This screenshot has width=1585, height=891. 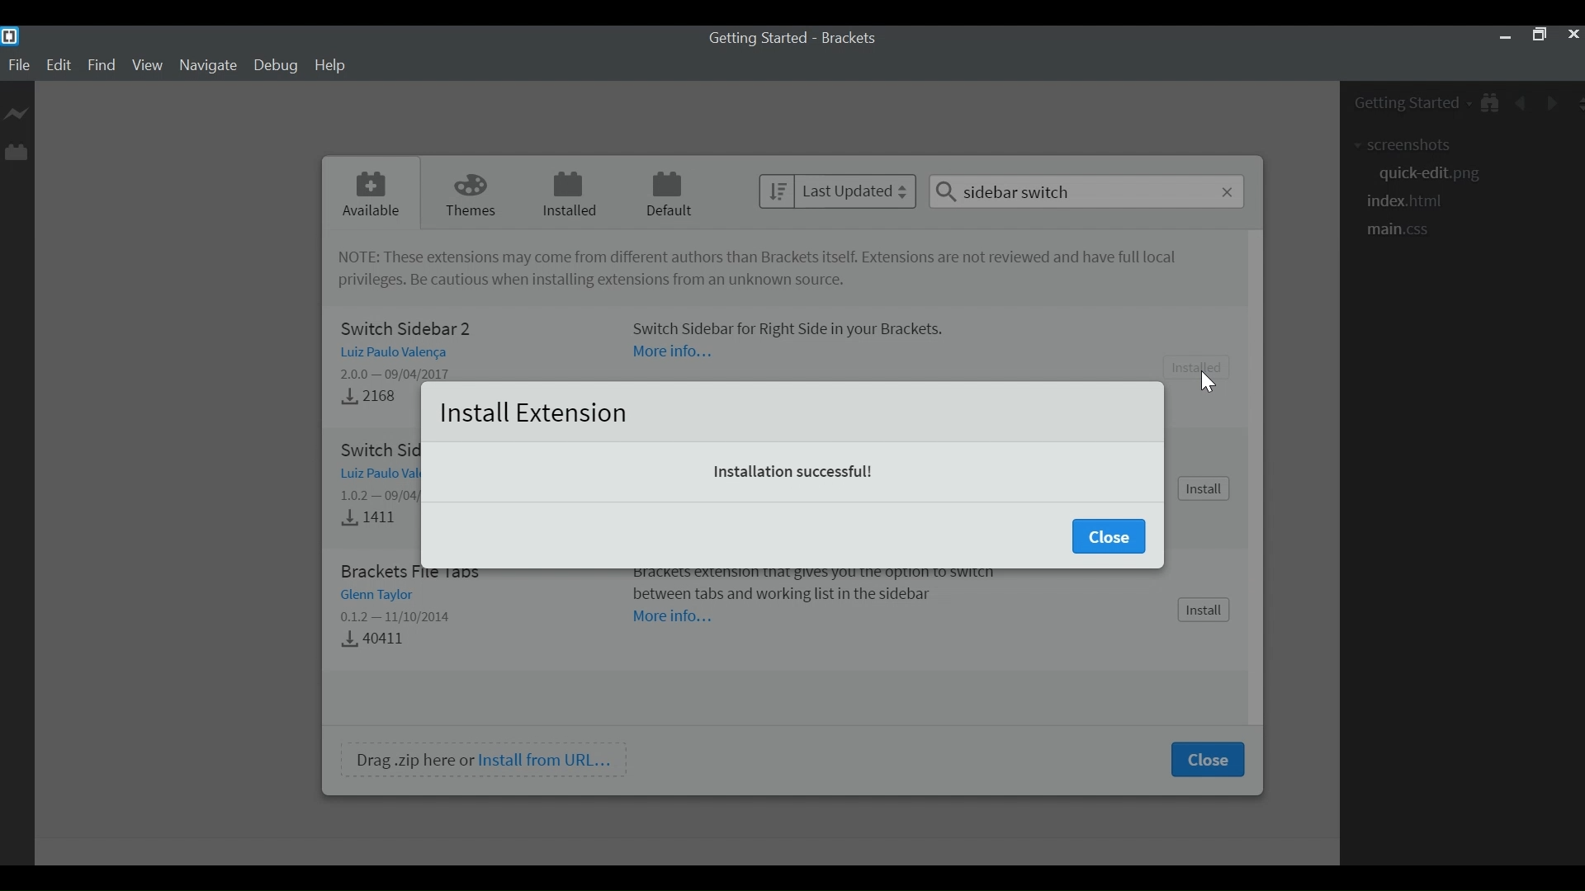 What do you see at coordinates (1204, 488) in the screenshot?
I see `Install` at bounding box center [1204, 488].